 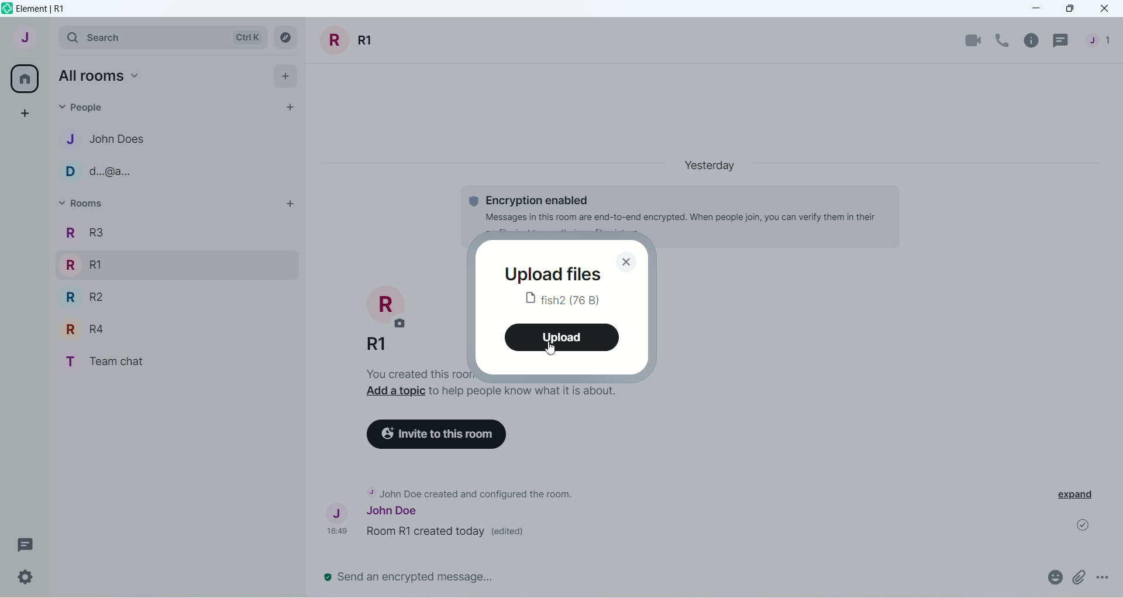 I want to click on options, so click(x=1108, y=582).